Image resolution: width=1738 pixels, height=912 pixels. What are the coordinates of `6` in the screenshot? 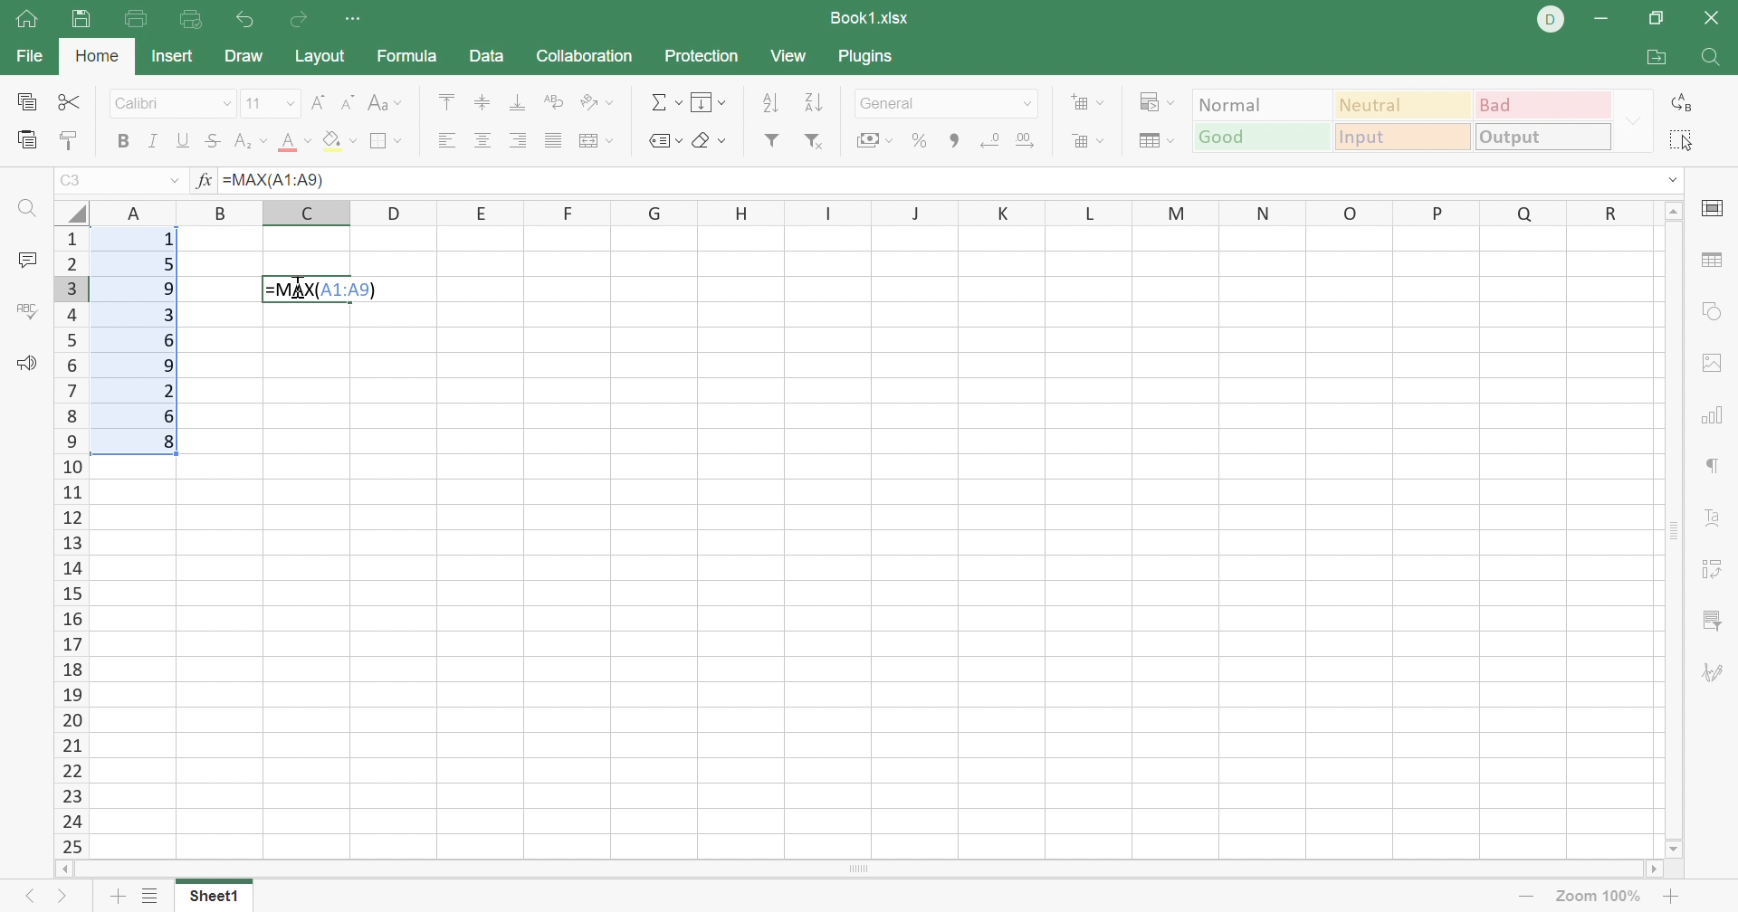 It's located at (170, 416).